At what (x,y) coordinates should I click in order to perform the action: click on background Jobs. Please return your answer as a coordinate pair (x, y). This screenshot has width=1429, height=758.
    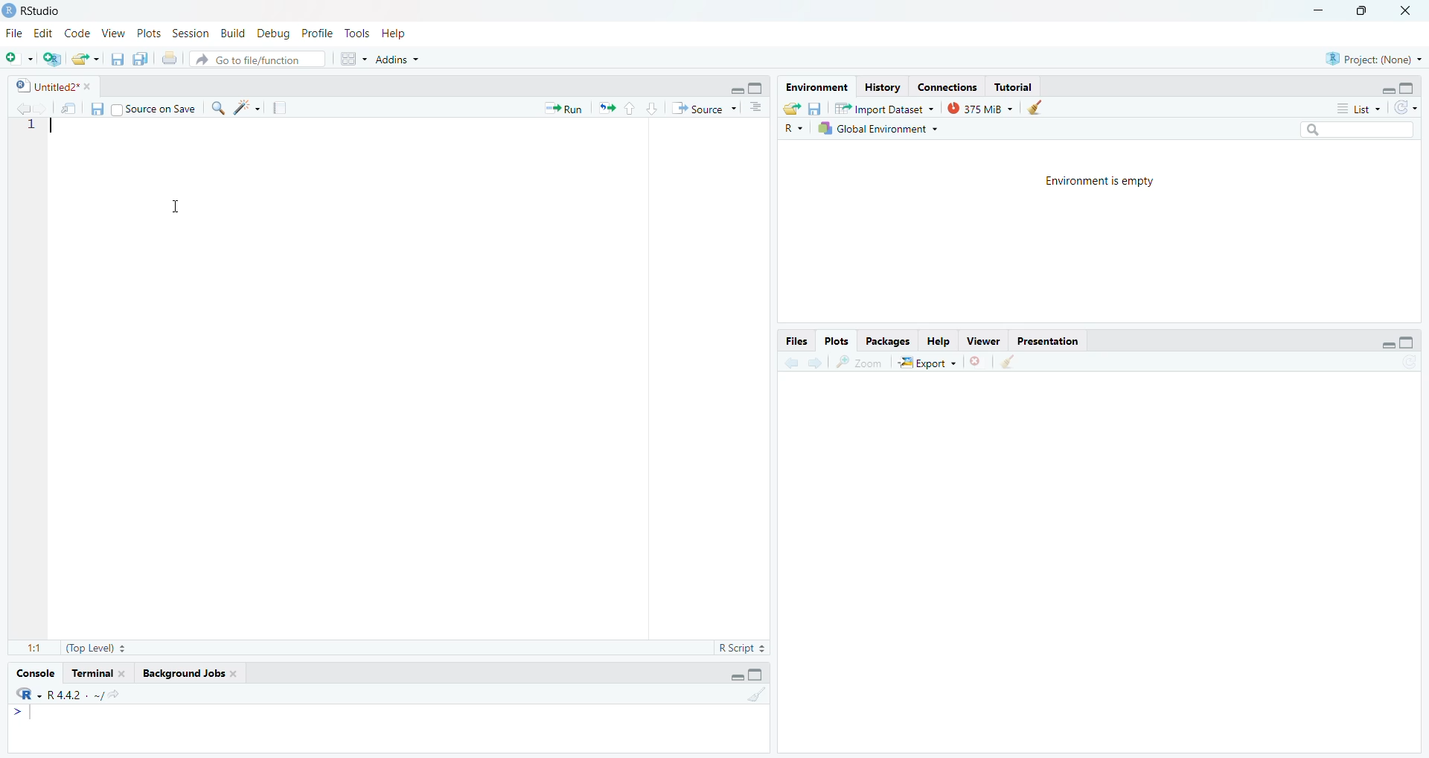
    Looking at the image, I should click on (189, 676).